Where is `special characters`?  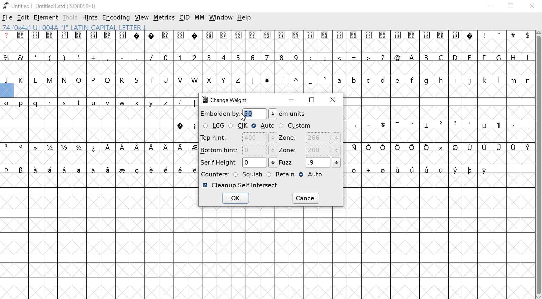
special characters is located at coordinates (79, 57).